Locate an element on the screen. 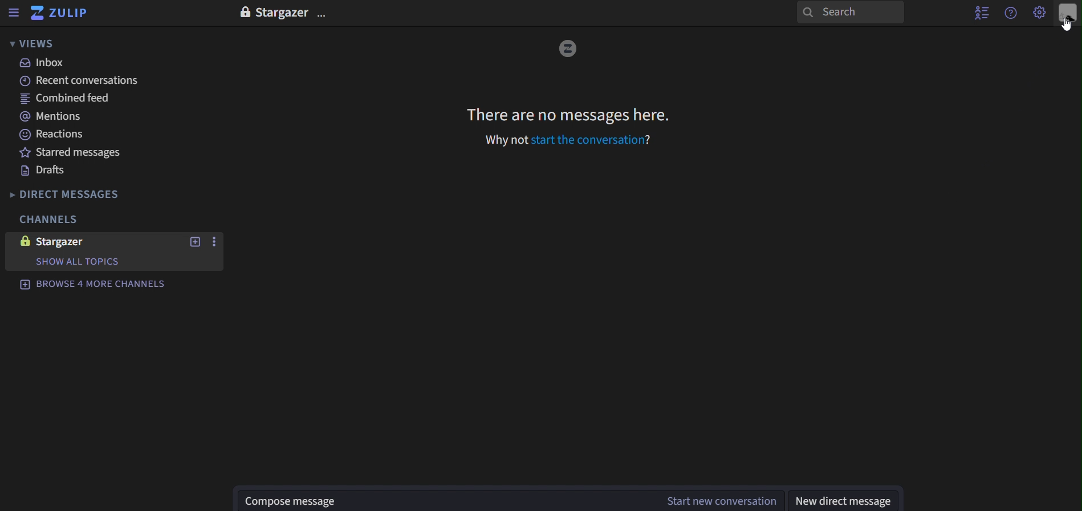  stargazer is located at coordinates (66, 241).